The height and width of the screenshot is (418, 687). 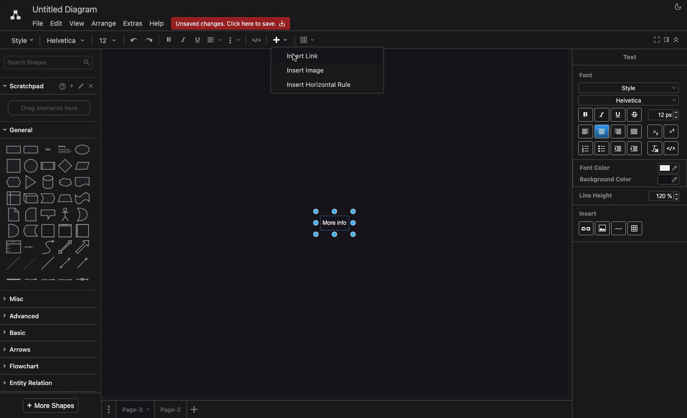 What do you see at coordinates (83, 182) in the screenshot?
I see `document` at bounding box center [83, 182].